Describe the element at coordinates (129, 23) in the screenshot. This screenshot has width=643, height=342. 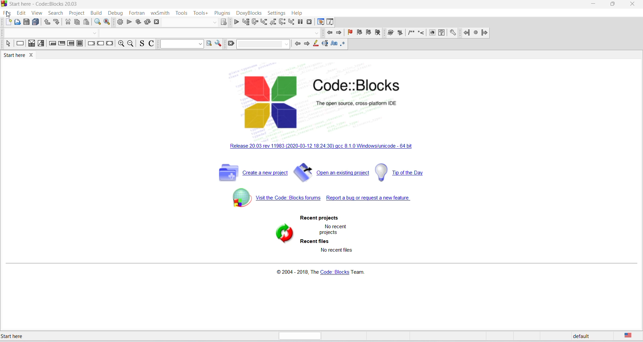
I see `run` at that location.